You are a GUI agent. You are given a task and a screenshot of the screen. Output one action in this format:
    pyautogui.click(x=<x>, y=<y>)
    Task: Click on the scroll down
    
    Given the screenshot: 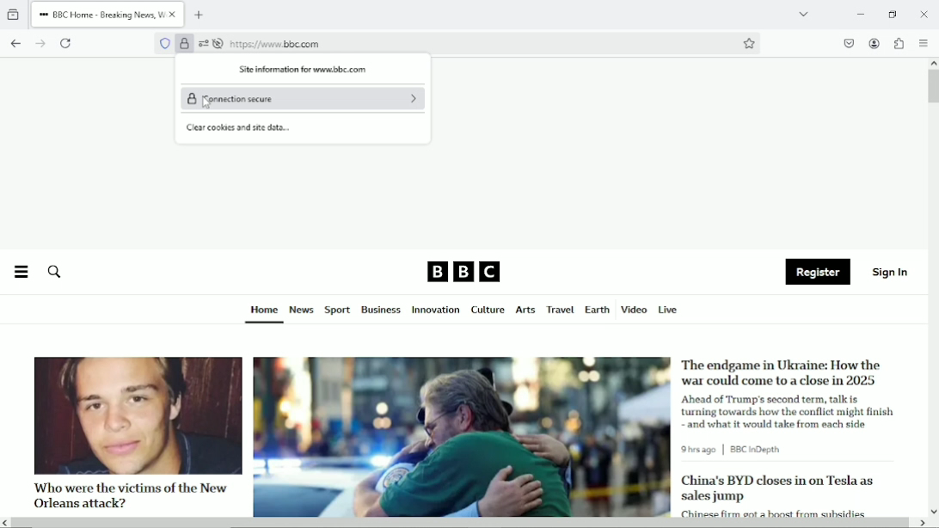 What is the action you would take?
    pyautogui.click(x=933, y=511)
    